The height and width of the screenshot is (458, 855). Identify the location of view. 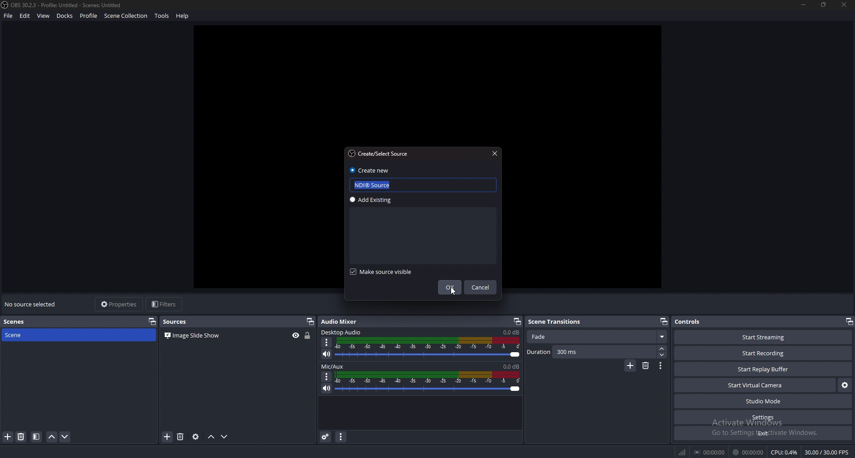
(44, 16).